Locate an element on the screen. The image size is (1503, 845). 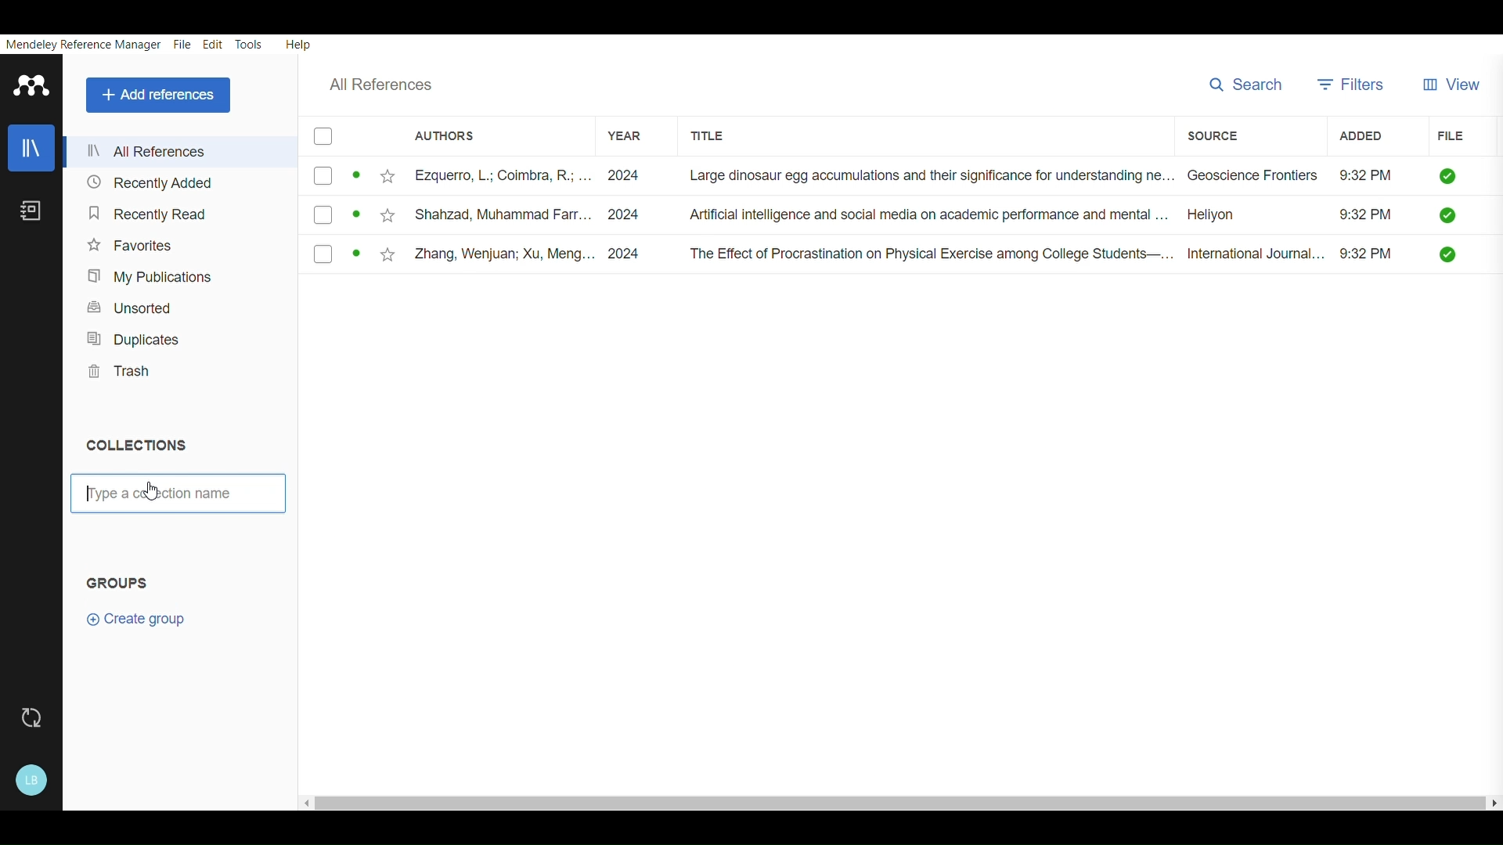
checkbox is located at coordinates (333, 256).